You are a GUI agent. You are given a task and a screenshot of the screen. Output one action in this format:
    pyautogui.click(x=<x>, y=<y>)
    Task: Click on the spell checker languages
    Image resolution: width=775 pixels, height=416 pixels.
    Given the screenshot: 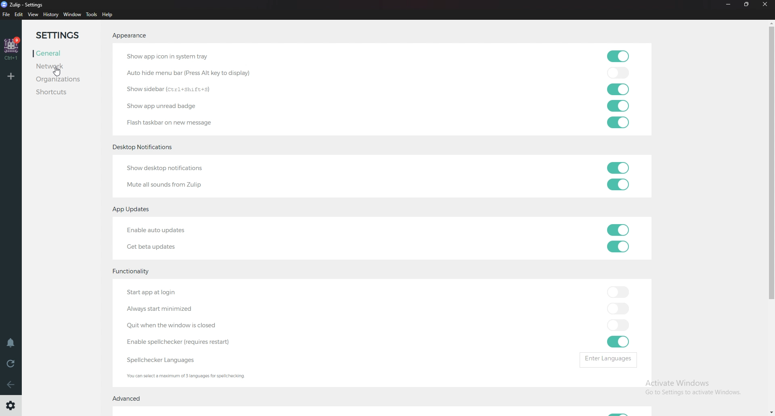 What is the action you would take?
    pyautogui.click(x=168, y=360)
    